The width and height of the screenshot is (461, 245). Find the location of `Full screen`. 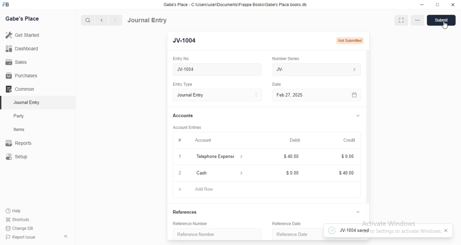

Full screen is located at coordinates (437, 5).